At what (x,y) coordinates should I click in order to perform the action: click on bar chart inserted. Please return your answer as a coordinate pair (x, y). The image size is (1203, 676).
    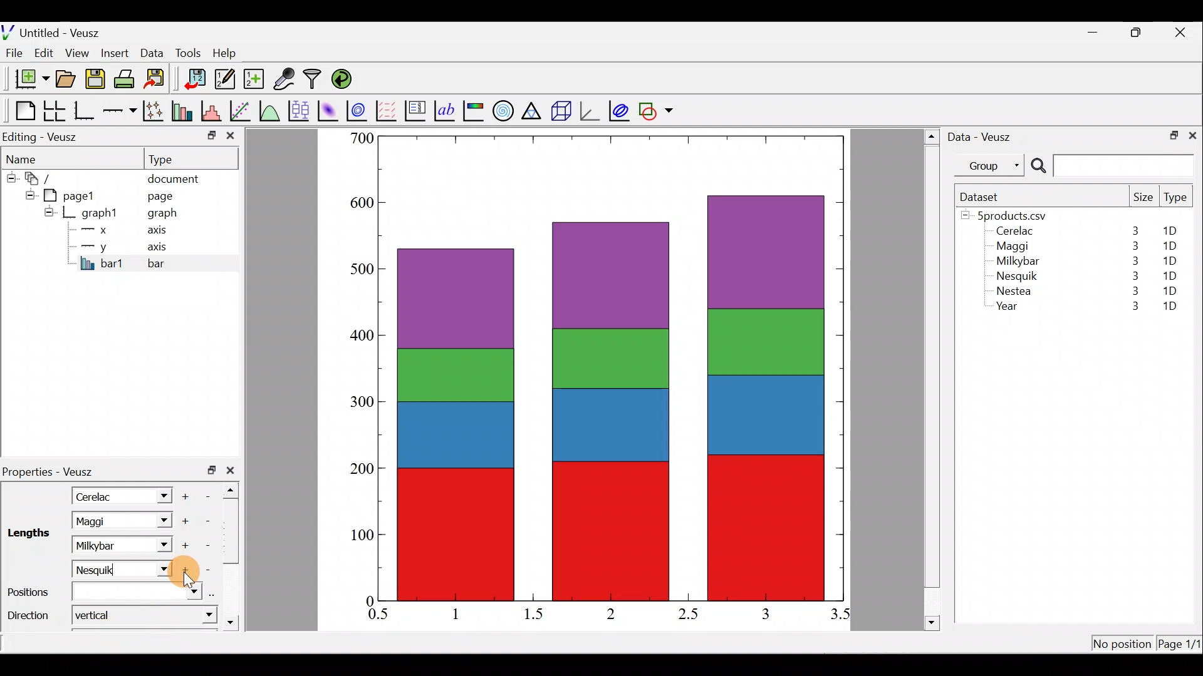
    Looking at the image, I should click on (612, 367).